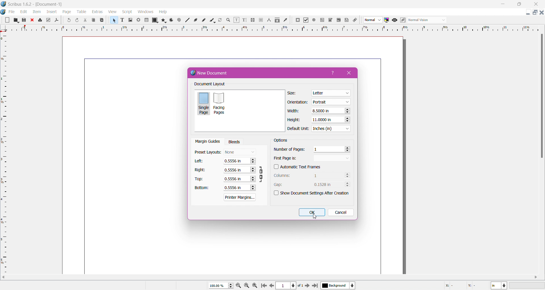 This screenshot has width=545, height=290. I want to click on 1 5), so click(330, 148).